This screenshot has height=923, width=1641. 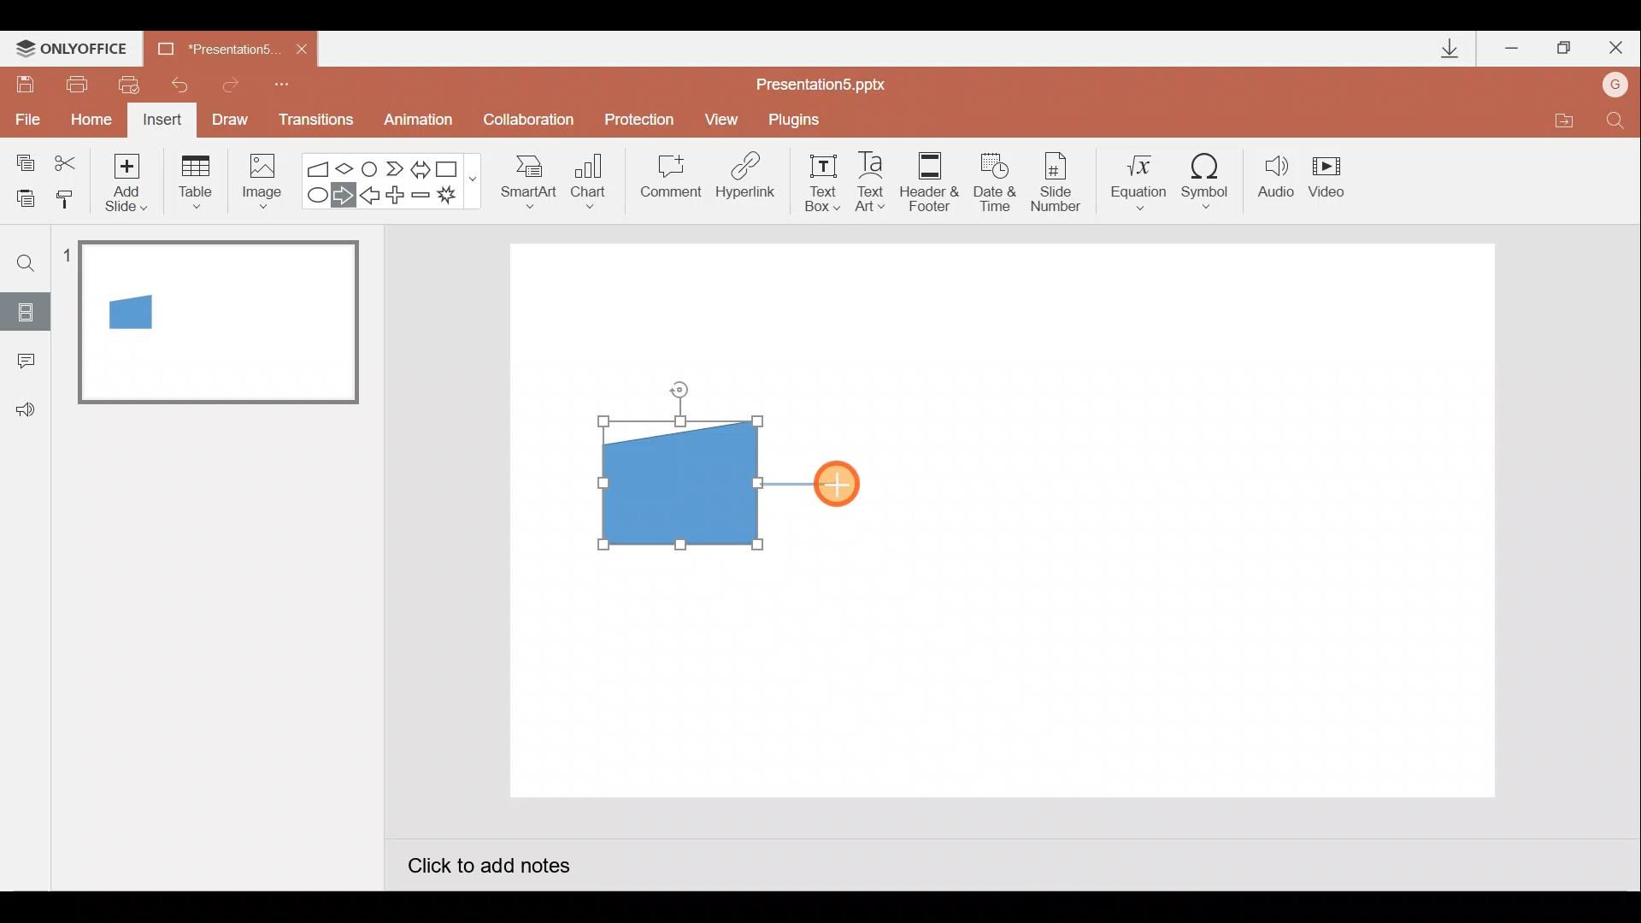 I want to click on Cut, so click(x=68, y=160).